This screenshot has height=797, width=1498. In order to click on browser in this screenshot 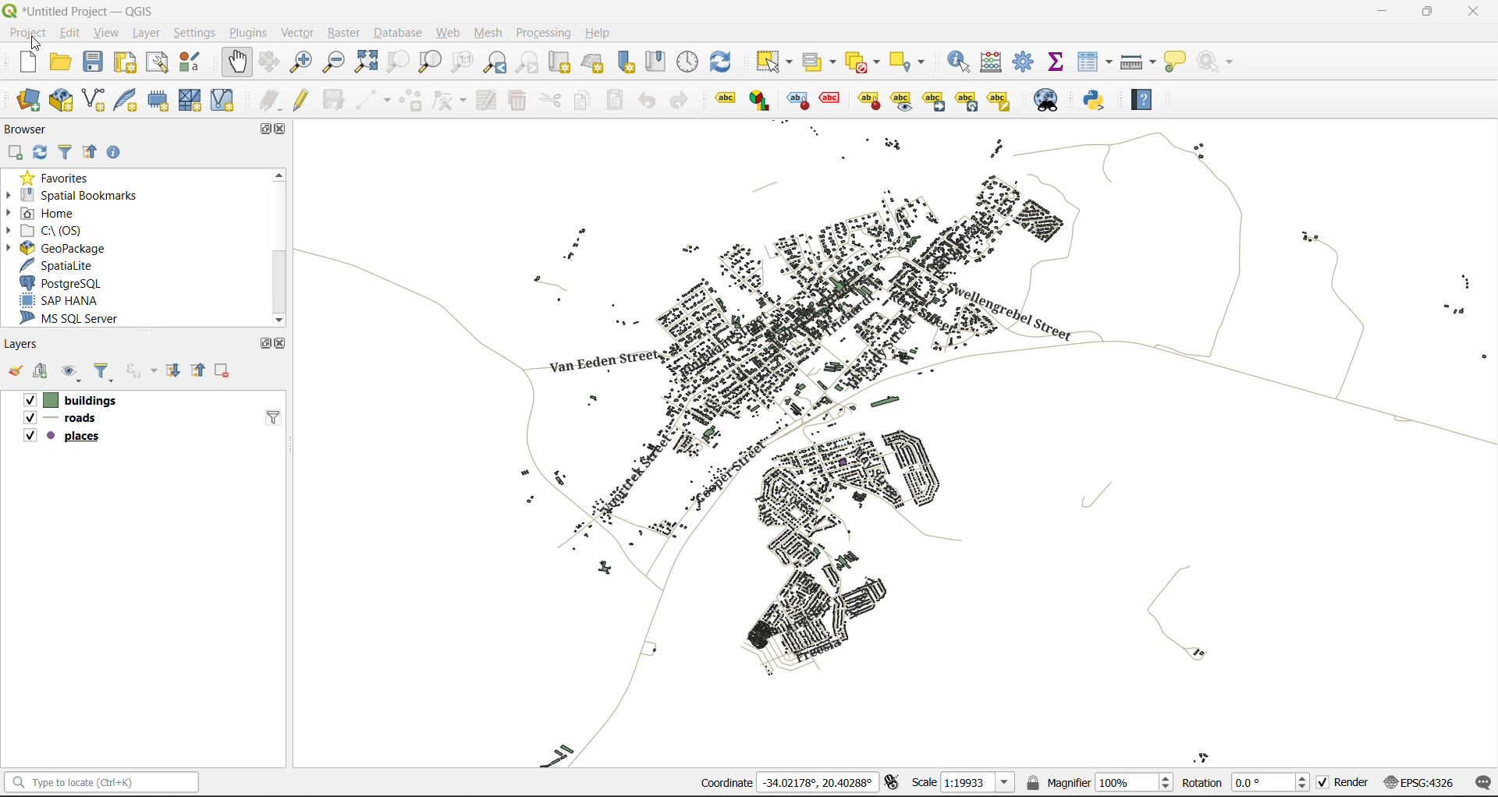, I will do `click(27, 129)`.